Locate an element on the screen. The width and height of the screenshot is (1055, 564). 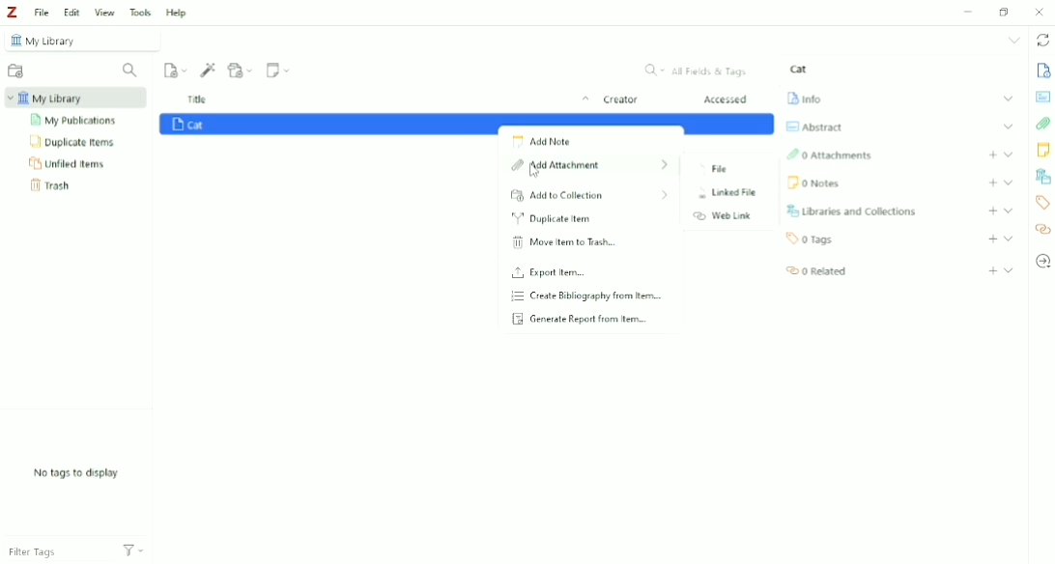
Export Item is located at coordinates (549, 272).